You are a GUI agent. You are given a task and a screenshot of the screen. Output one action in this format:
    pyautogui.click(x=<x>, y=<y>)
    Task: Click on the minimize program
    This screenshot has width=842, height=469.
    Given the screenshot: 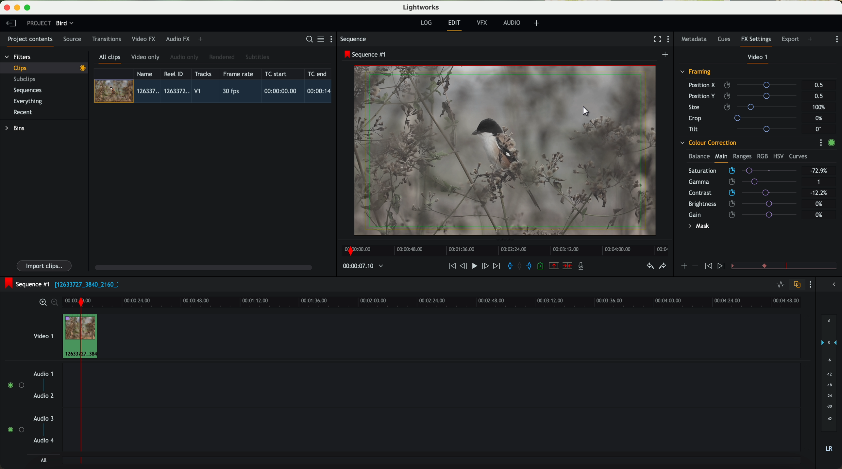 What is the action you would take?
    pyautogui.click(x=18, y=8)
    